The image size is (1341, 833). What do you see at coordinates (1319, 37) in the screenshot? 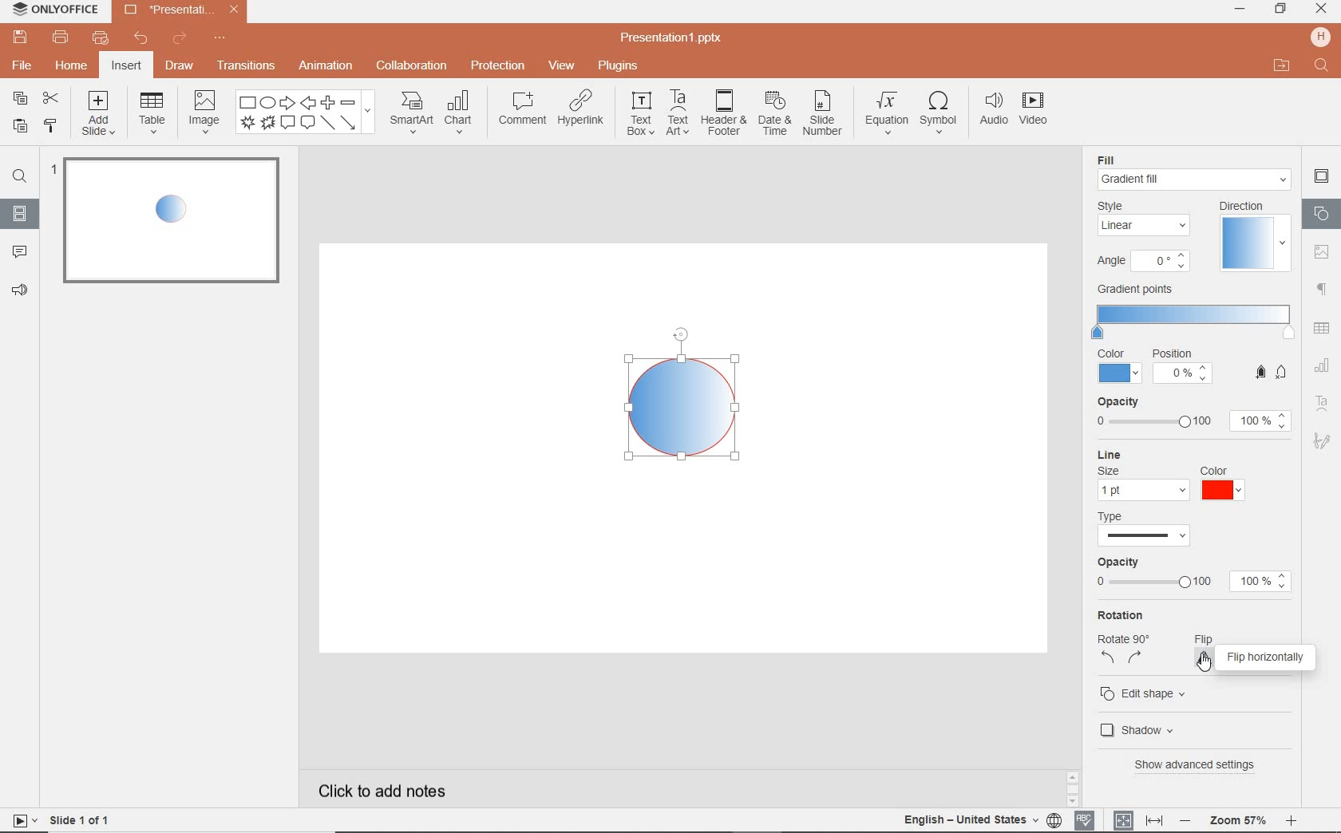
I see `hp` at bounding box center [1319, 37].